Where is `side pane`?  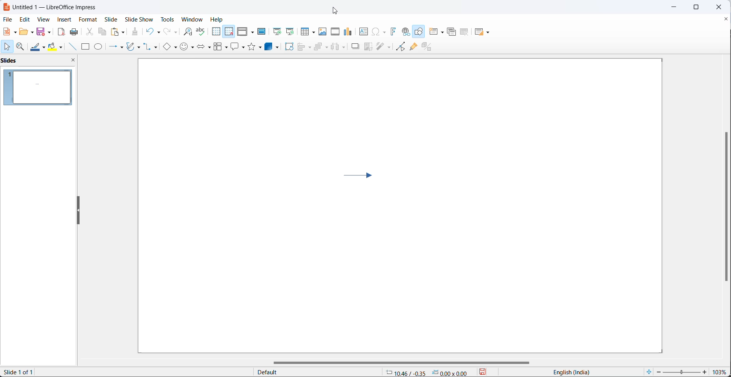 side pane is located at coordinates (40, 61).